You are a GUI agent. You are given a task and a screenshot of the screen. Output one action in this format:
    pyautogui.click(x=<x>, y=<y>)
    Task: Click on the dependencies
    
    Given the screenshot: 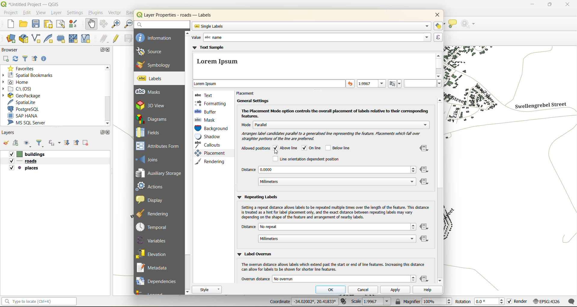 What is the action you would take?
    pyautogui.click(x=157, y=280)
    